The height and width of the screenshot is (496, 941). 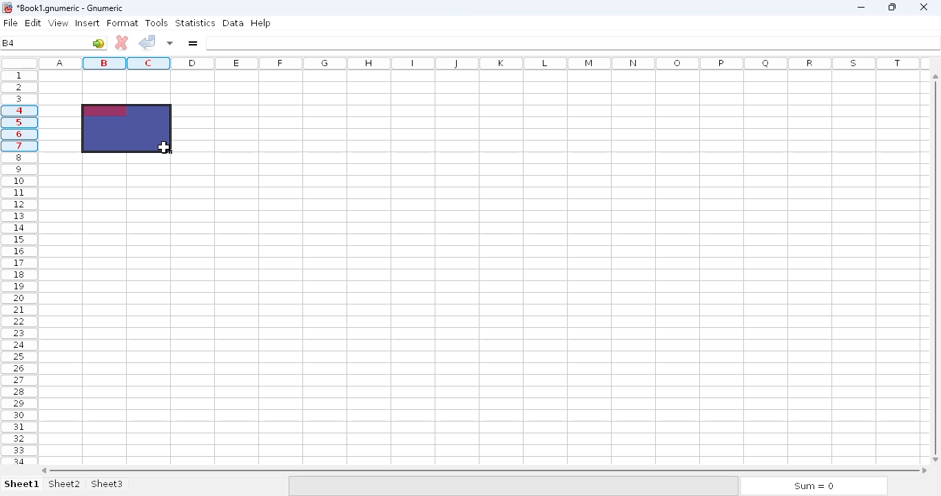 What do you see at coordinates (260, 23) in the screenshot?
I see `help` at bounding box center [260, 23].